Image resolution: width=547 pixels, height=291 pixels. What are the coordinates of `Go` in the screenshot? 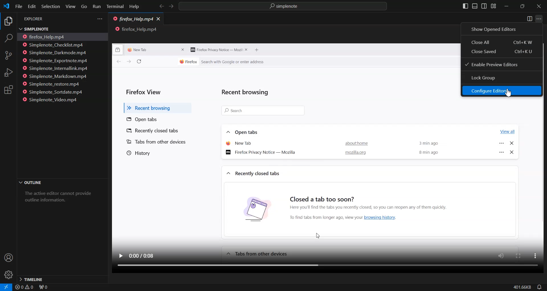 It's located at (84, 7).